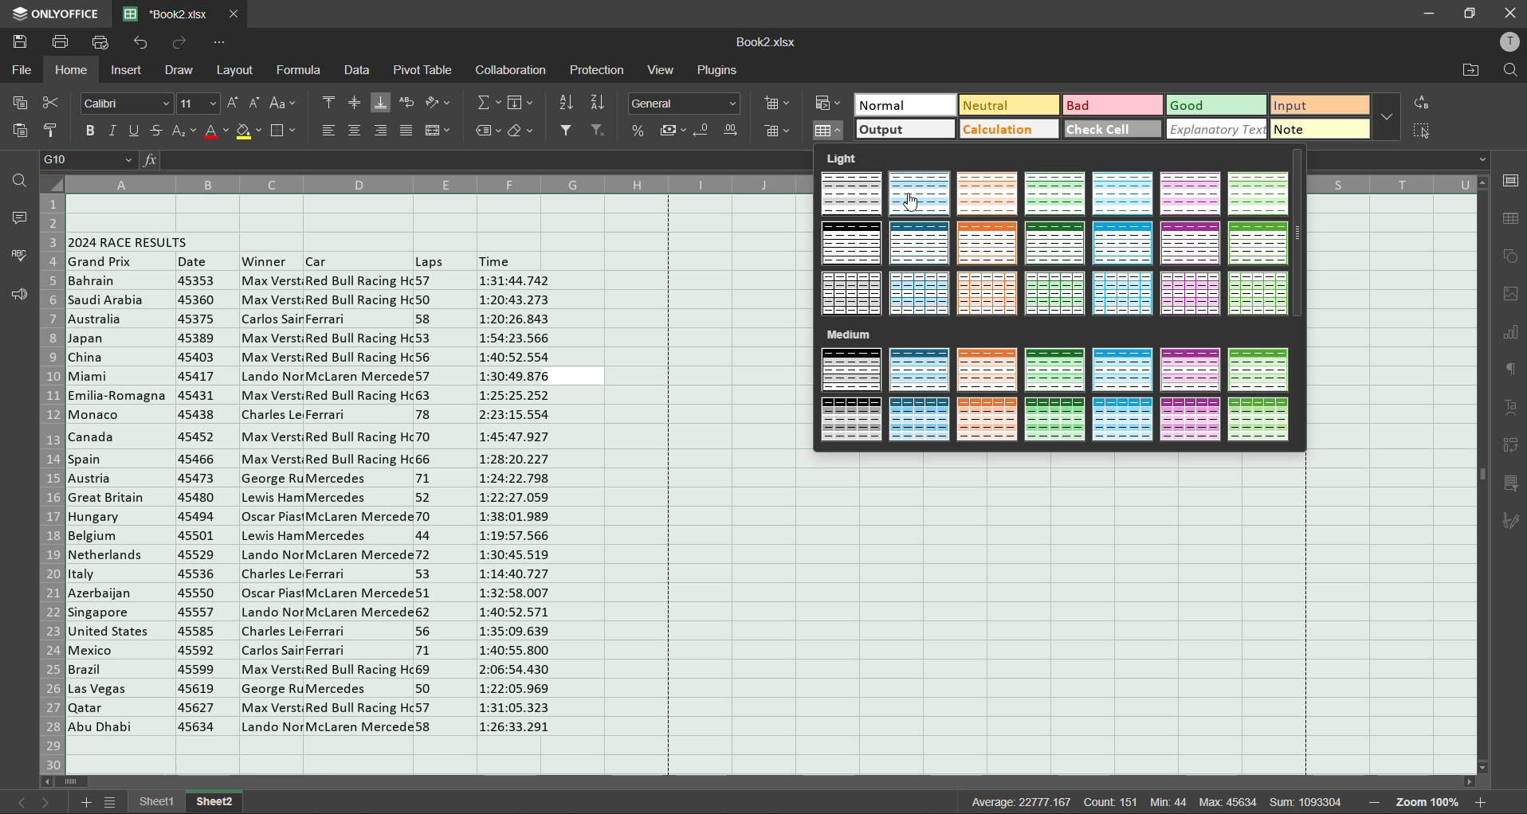 The image size is (1527, 814). Describe the element at coordinates (985, 194) in the screenshot. I see `table style light 3` at that location.